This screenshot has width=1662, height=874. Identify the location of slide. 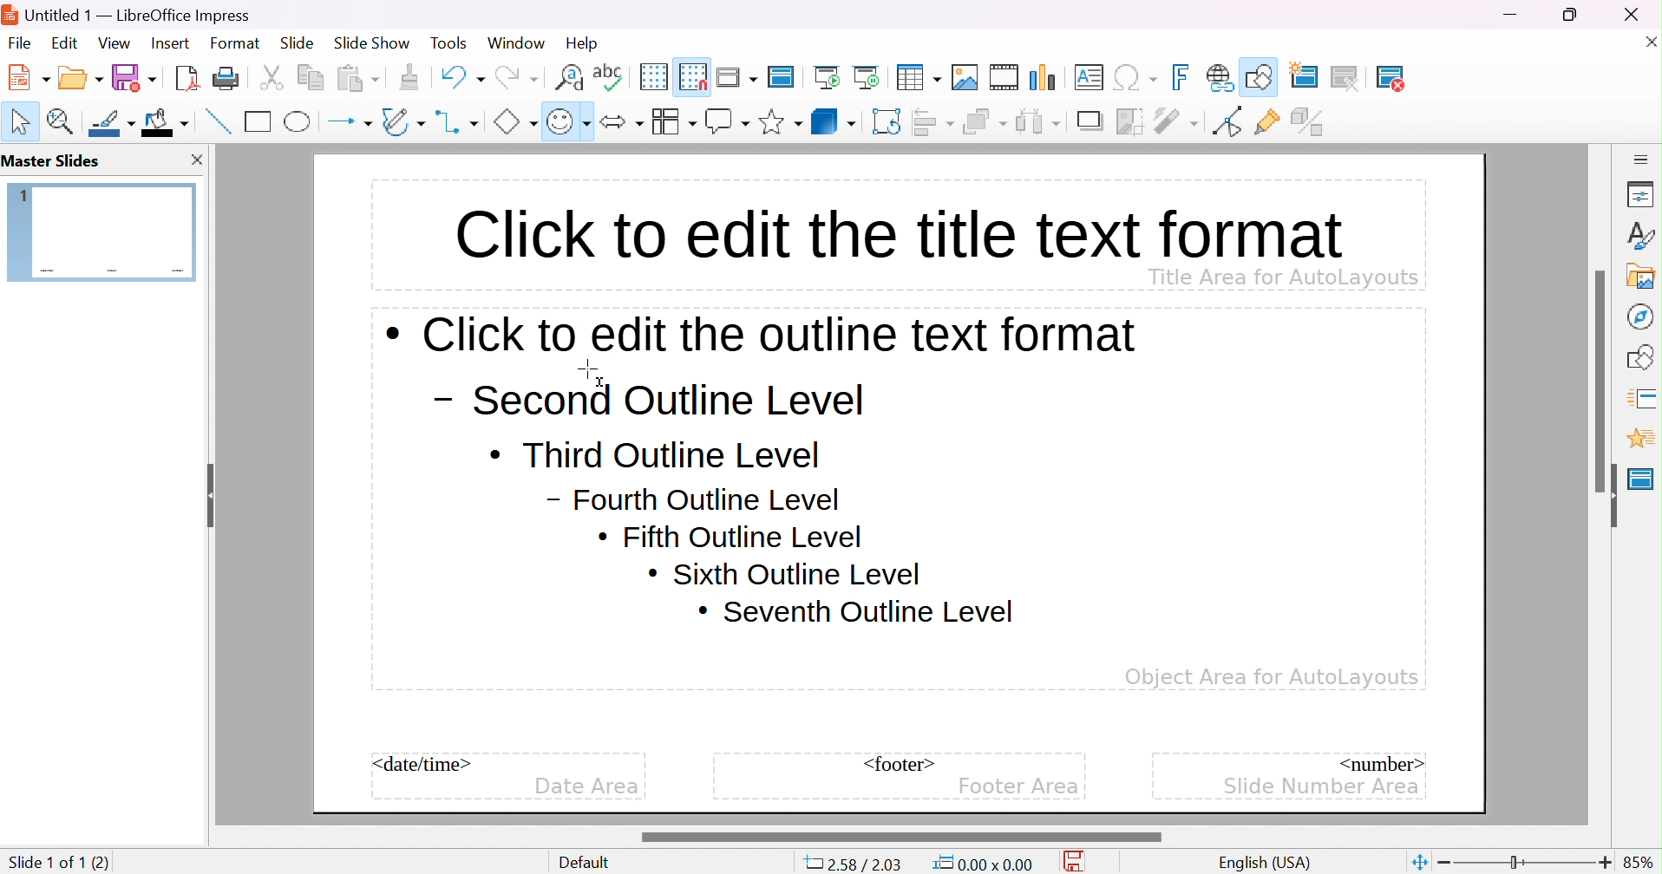
(102, 231).